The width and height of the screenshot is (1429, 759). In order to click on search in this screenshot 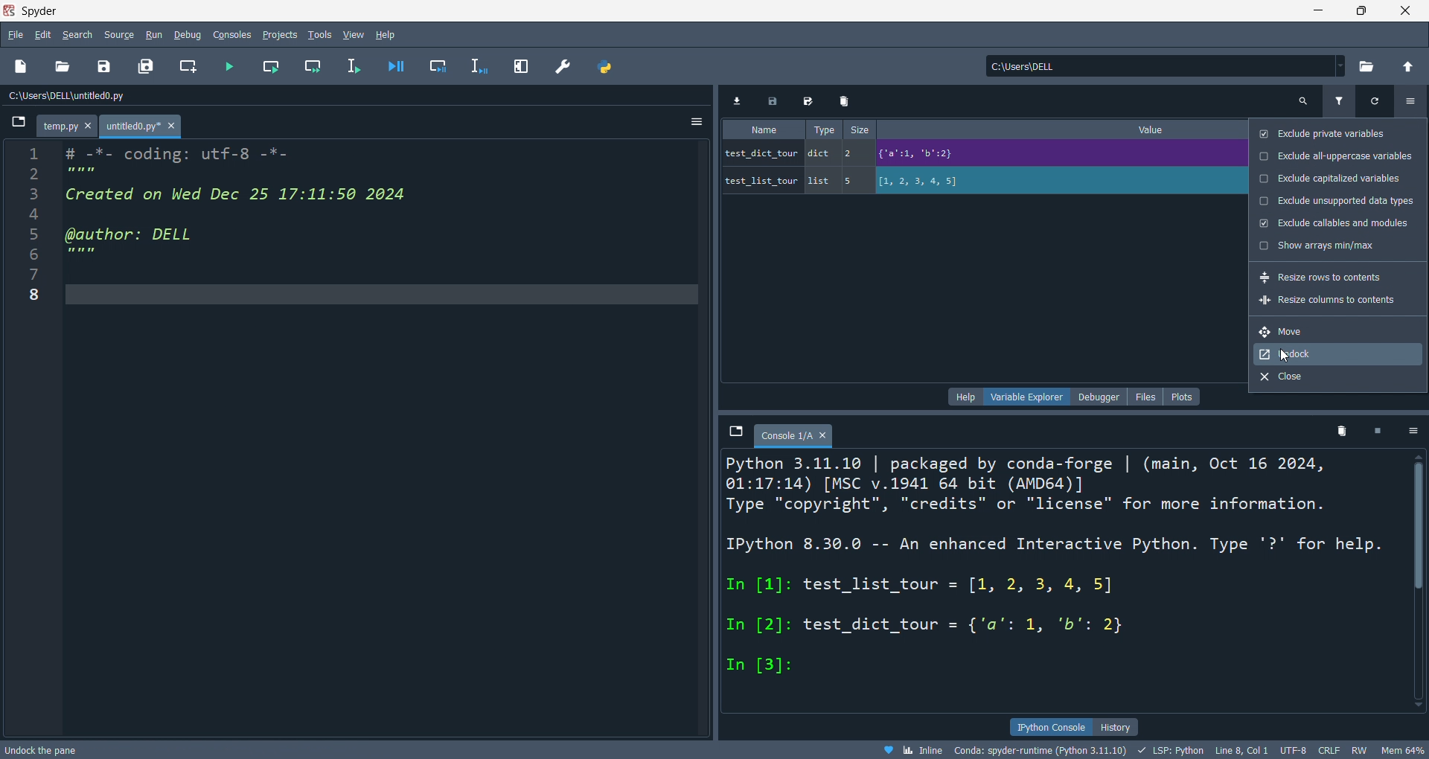, I will do `click(75, 35)`.